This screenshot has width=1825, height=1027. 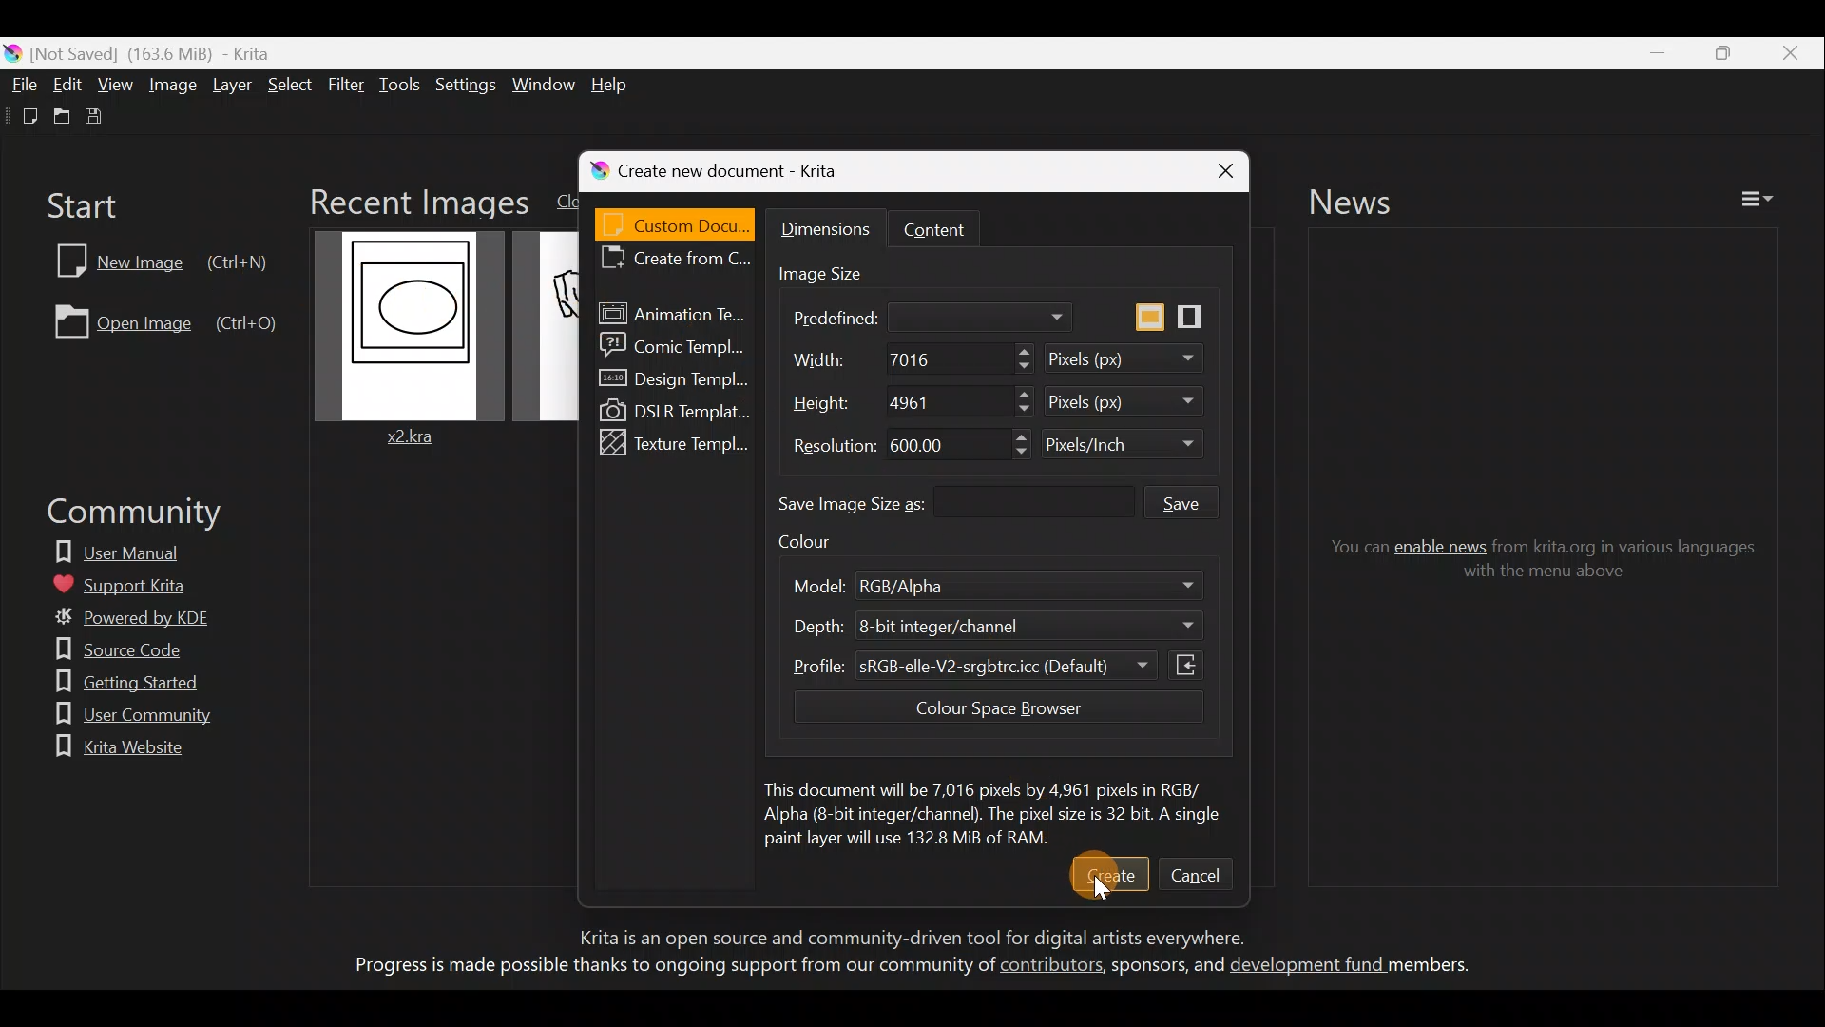 What do you see at coordinates (672, 409) in the screenshot?
I see `DSLR templates` at bounding box center [672, 409].